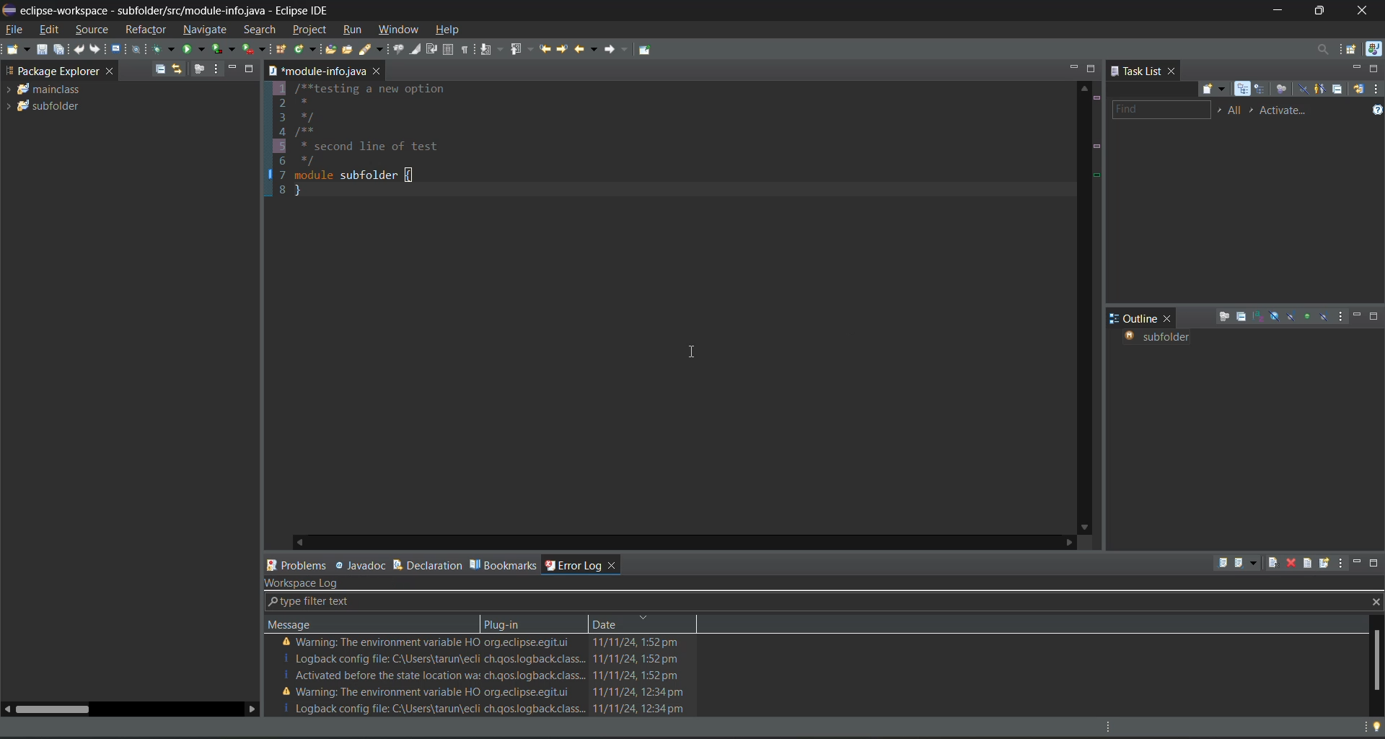 This screenshot has width=1385, height=739. I want to click on collapse all, so click(1341, 88).